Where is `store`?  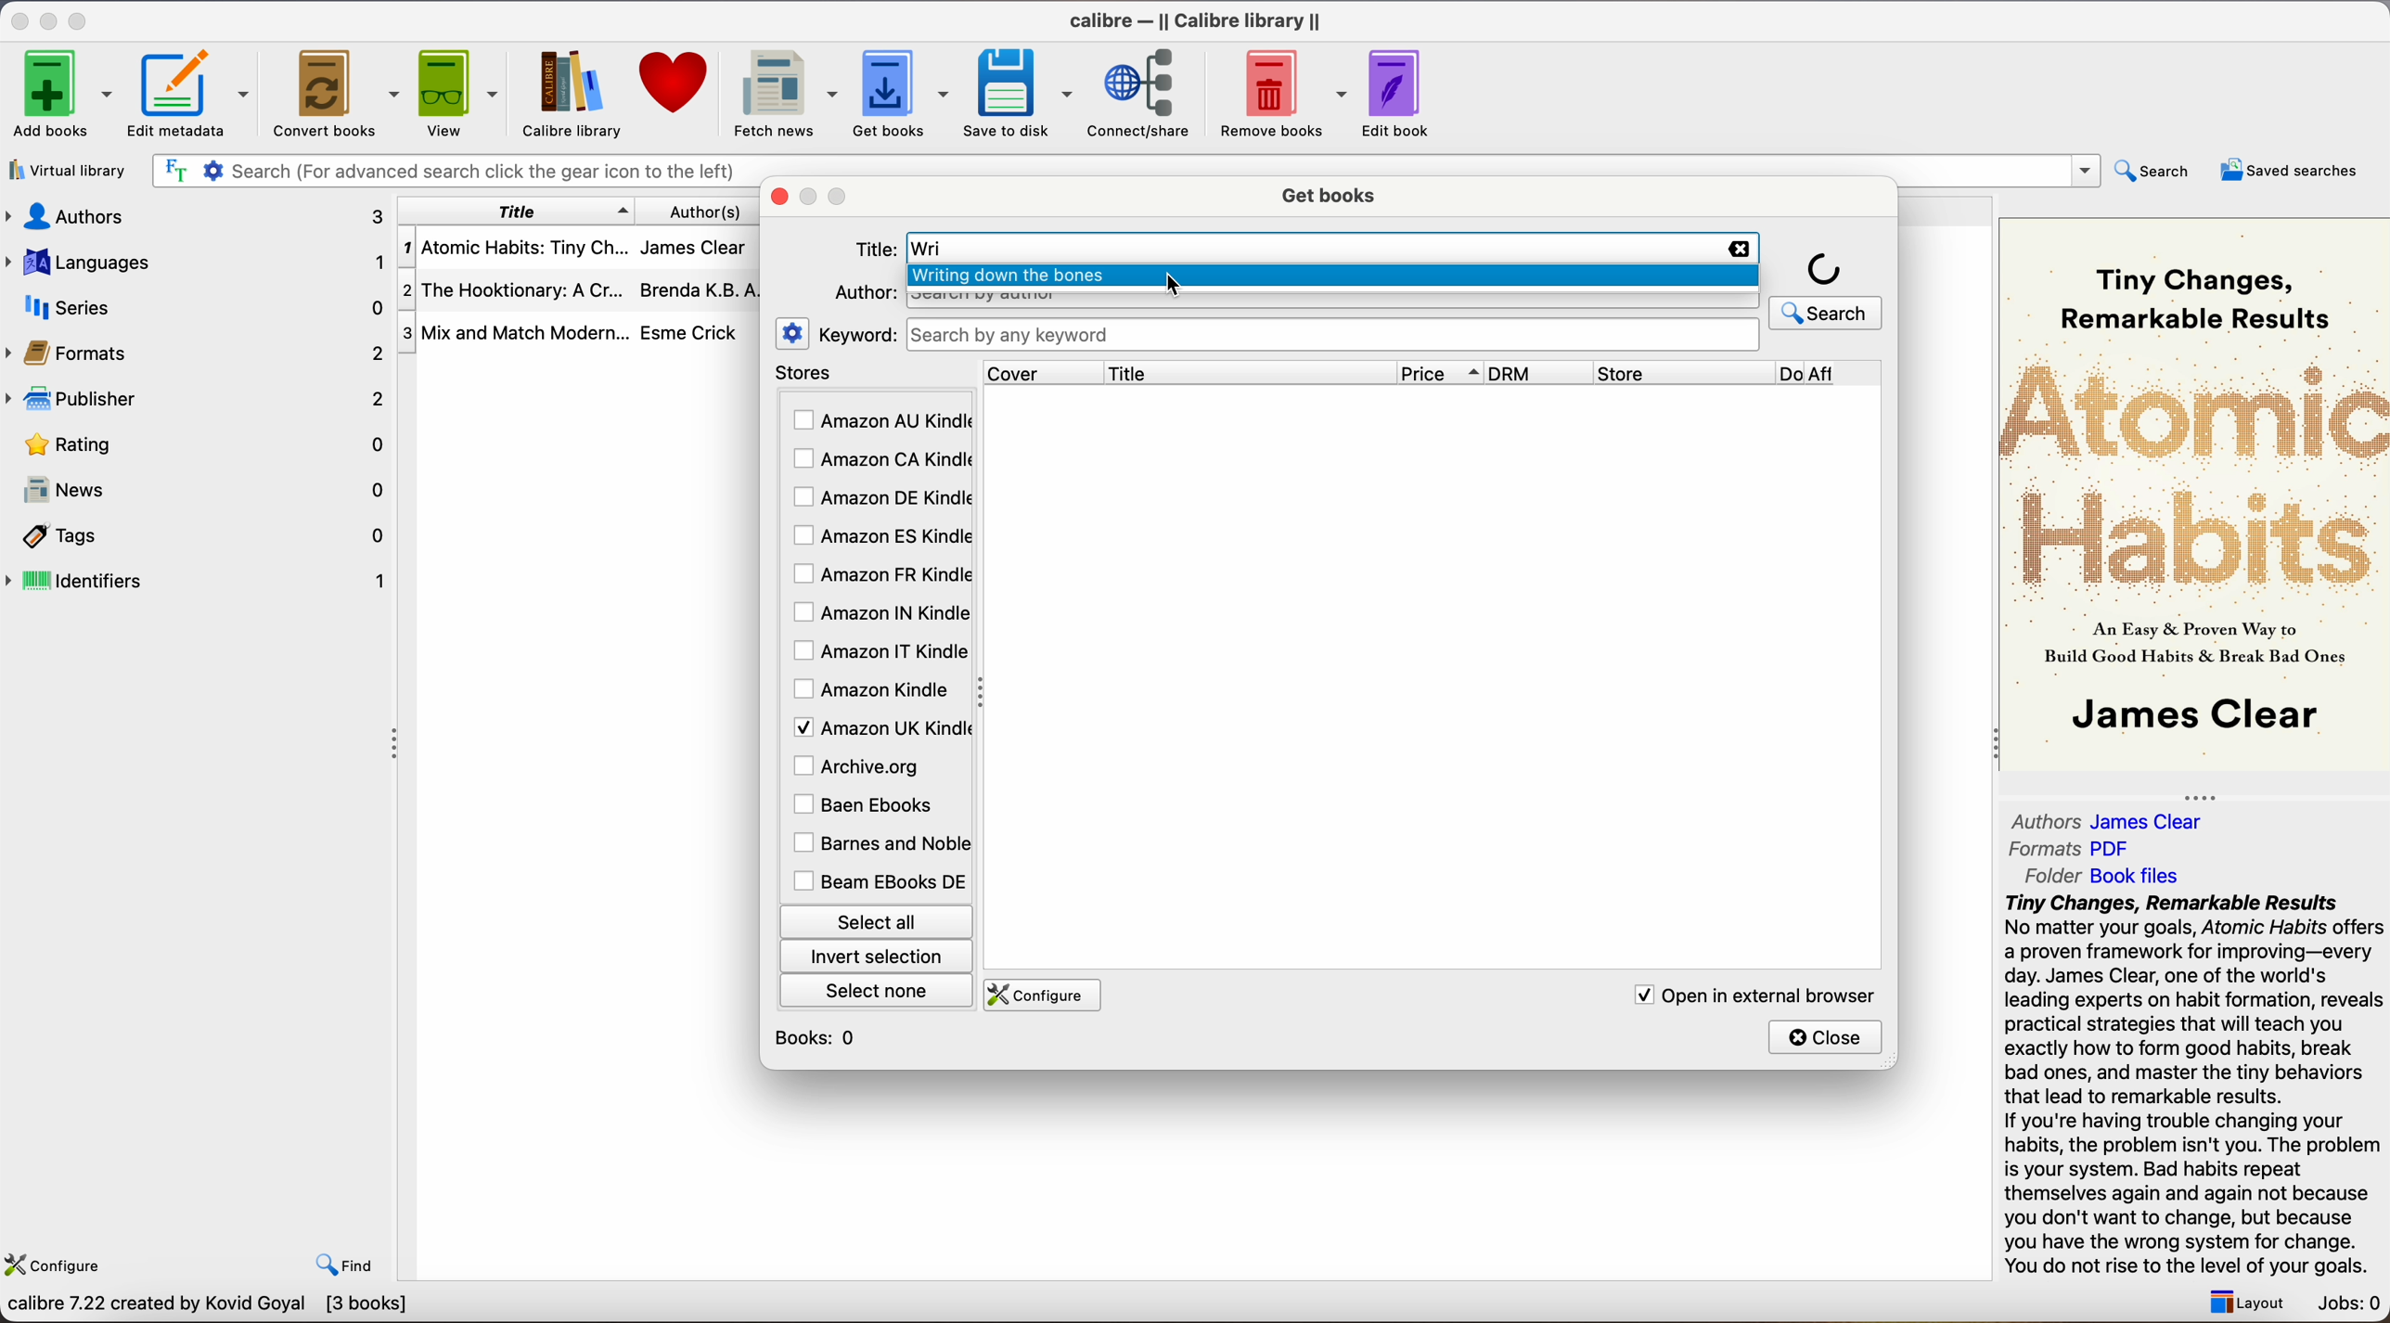 store is located at coordinates (1682, 373).